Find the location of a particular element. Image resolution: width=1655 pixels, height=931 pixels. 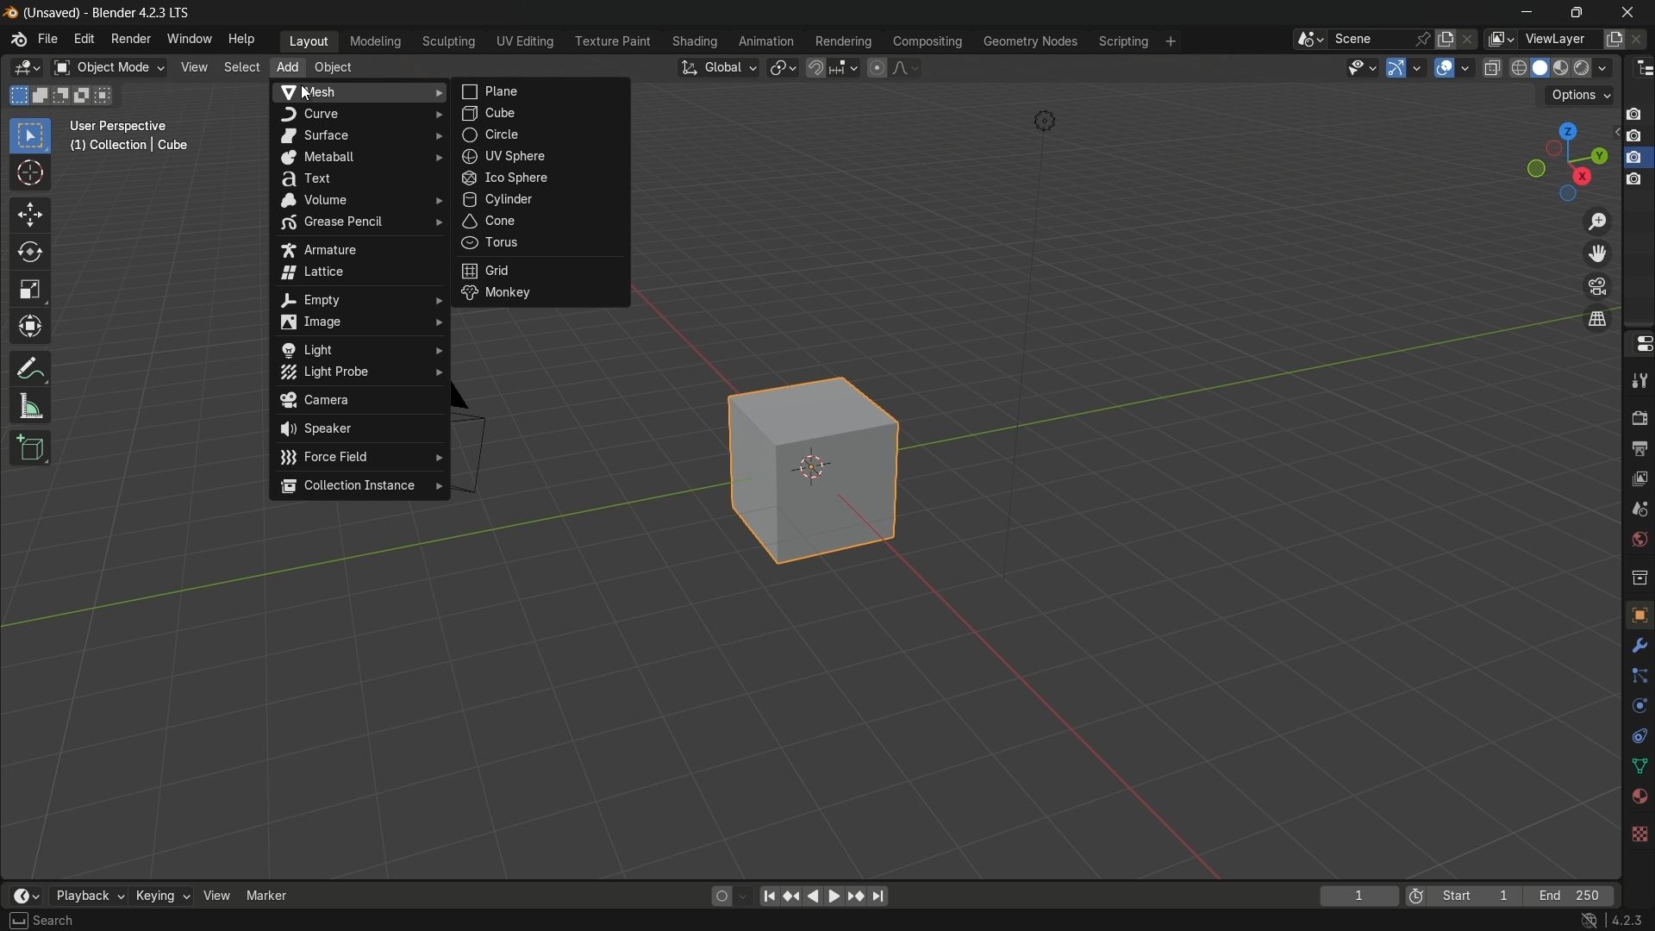

uv sphere is located at coordinates (545, 155).